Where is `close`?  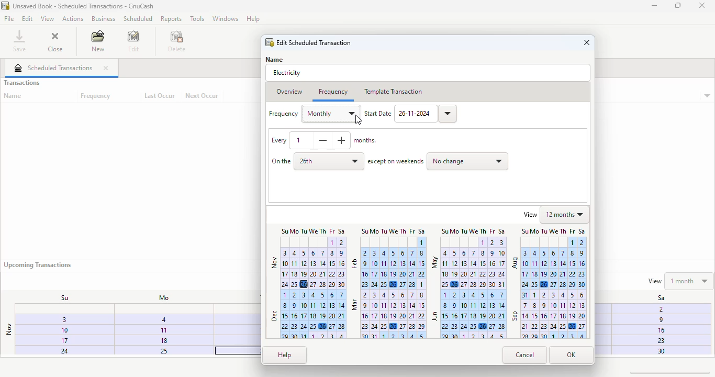 close is located at coordinates (587, 42).